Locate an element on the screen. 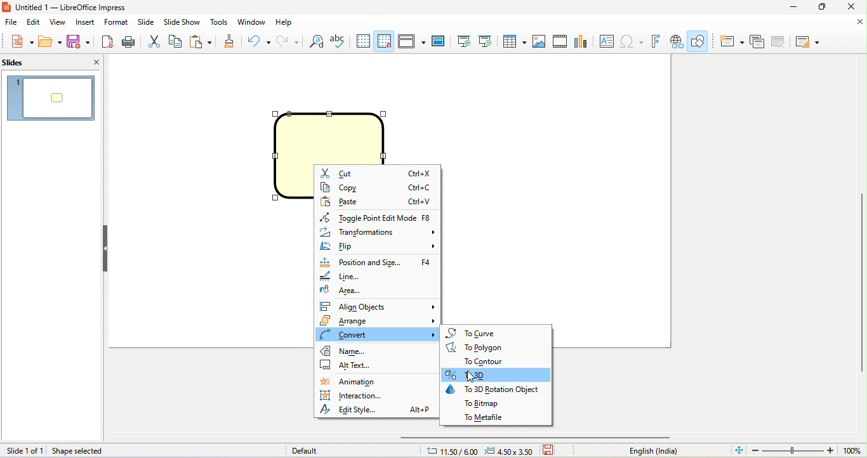  edit is located at coordinates (34, 22).